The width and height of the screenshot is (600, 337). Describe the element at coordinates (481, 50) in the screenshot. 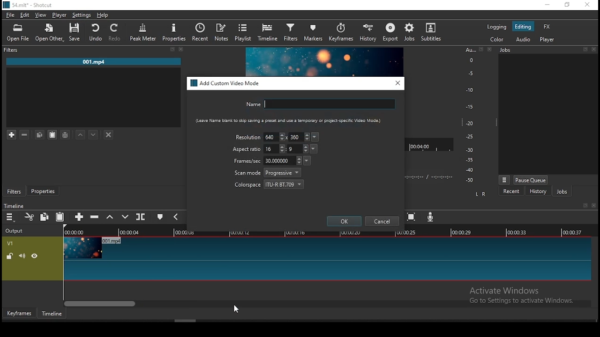

I see `restore` at that location.